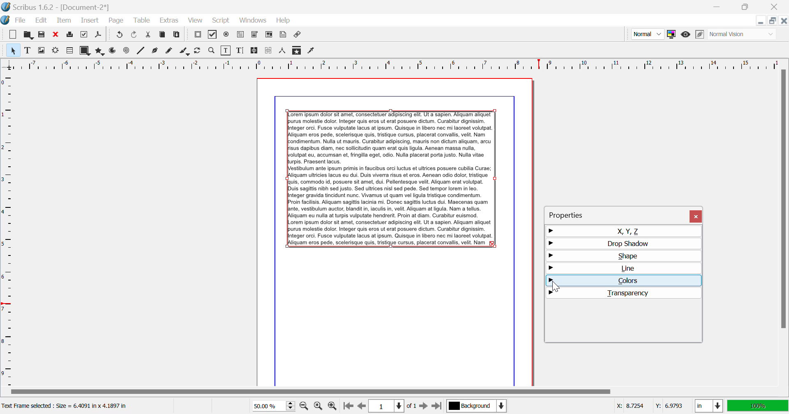  What do you see at coordinates (113, 51) in the screenshot?
I see `Arcs` at bounding box center [113, 51].